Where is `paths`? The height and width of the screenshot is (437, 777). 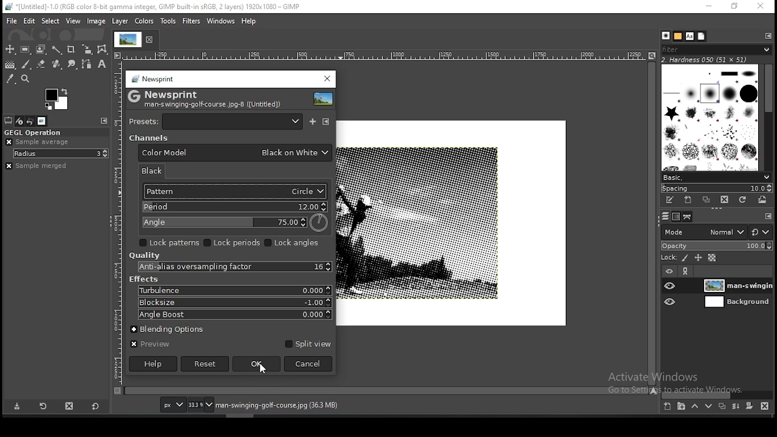
paths is located at coordinates (688, 217).